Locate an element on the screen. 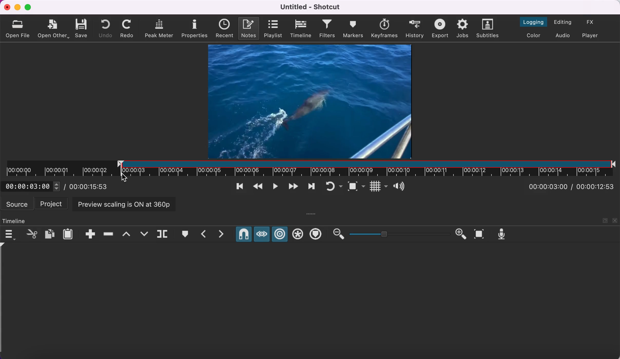 This screenshot has height=359, width=620. zoom timeline to fit is located at coordinates (481, 234).